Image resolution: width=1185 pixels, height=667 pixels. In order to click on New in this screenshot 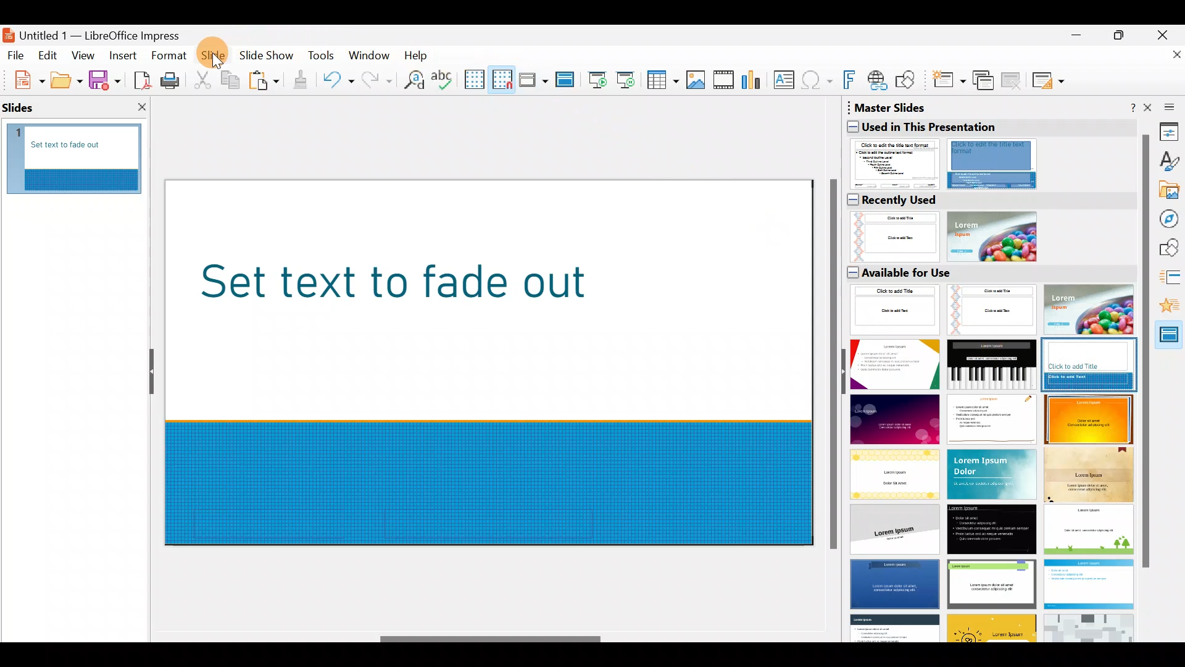, I will do `click(23, 78)`.